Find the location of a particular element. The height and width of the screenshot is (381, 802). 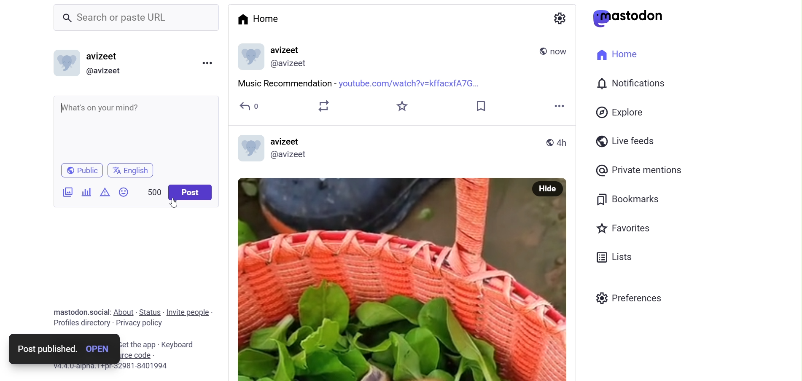

open is located at coordinates (98, 350).